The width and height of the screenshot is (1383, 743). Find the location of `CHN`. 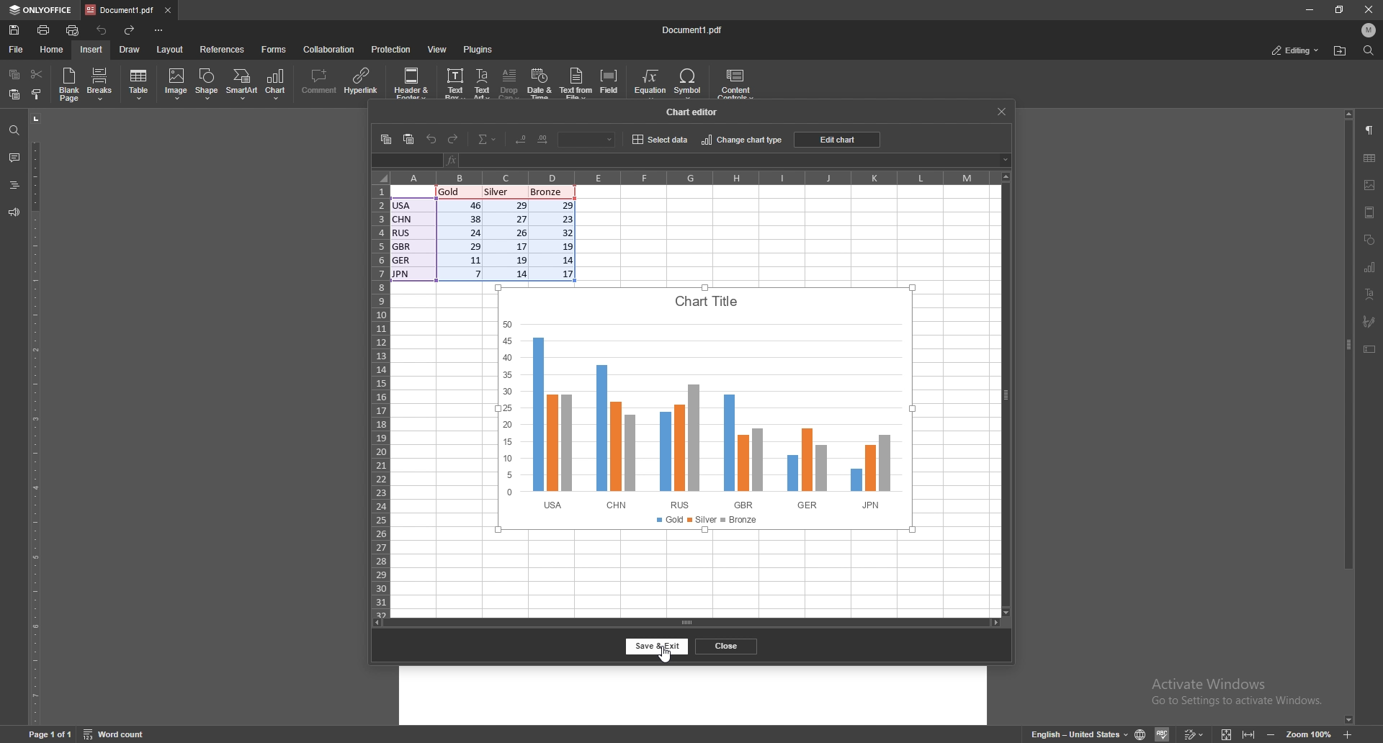

CHN is located at coordinates (403, 219).